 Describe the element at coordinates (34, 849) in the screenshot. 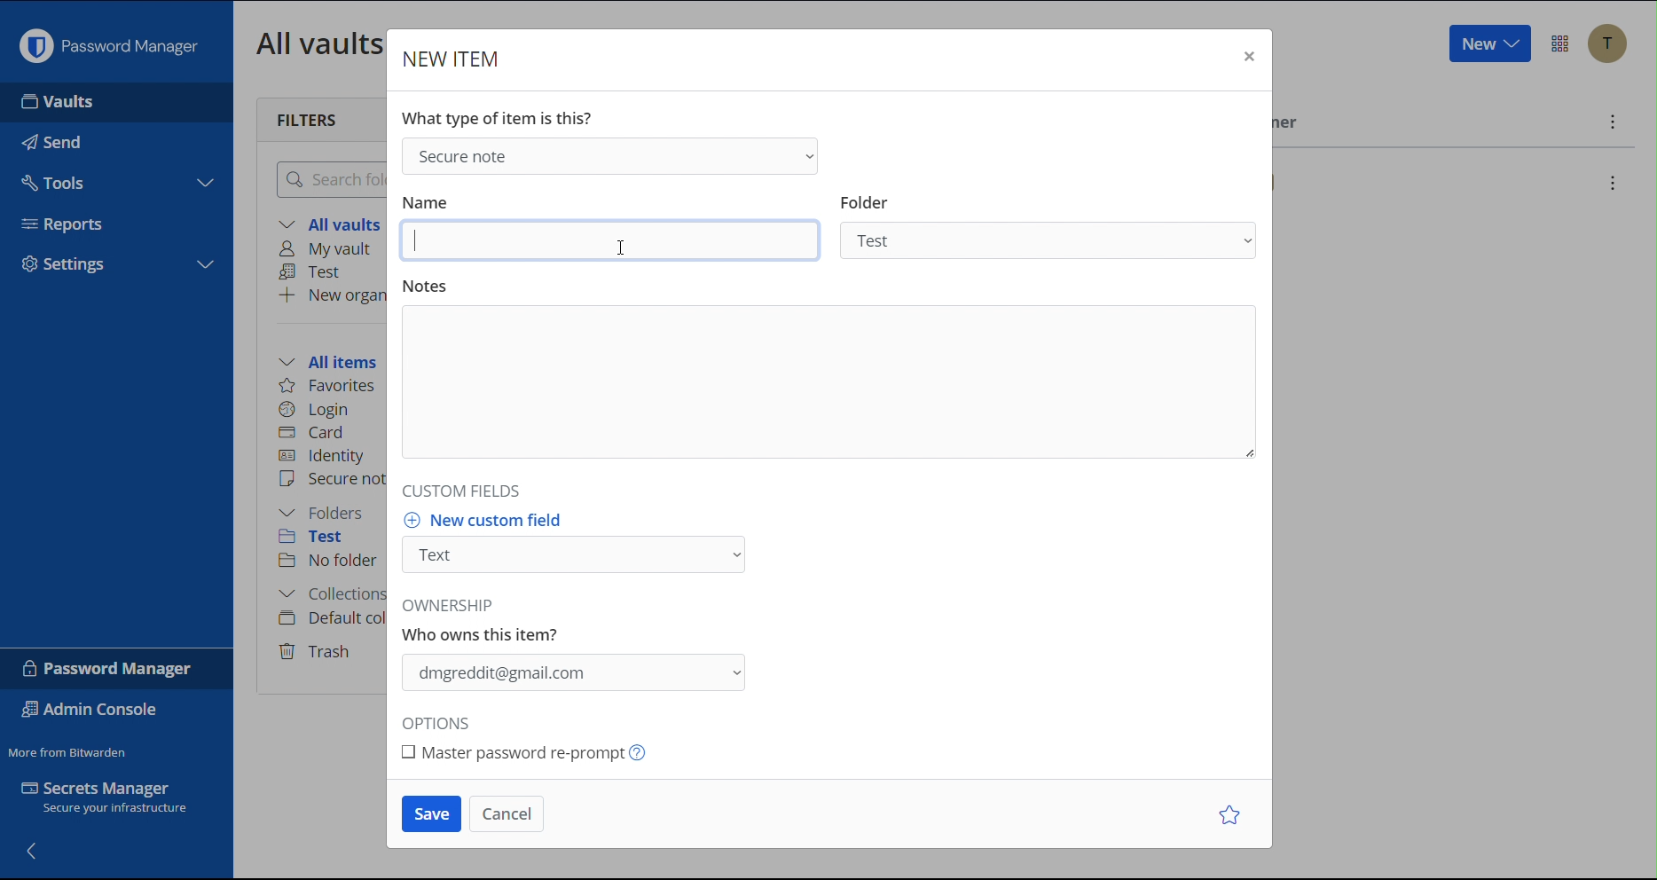

I see `Back` at that location.